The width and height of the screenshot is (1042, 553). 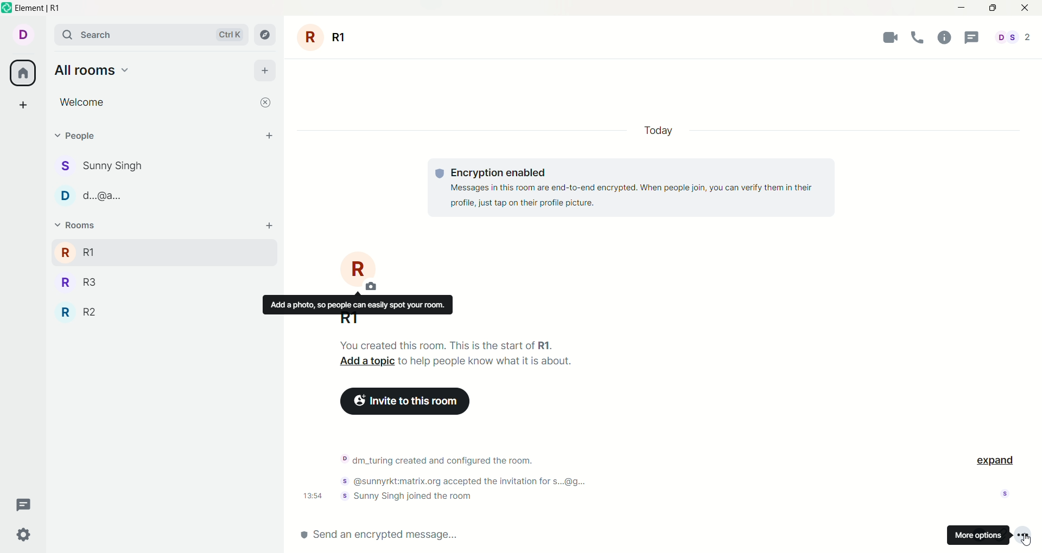 I want to click on Click to change image of current room, so click(x=359, y=271).